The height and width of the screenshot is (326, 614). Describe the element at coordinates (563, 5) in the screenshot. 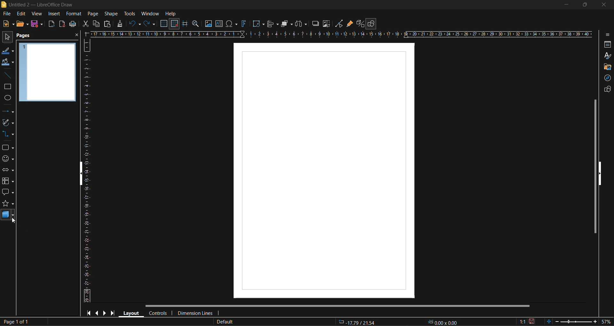

I see `minimize` at that location.